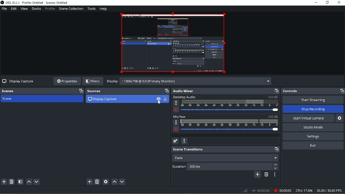 This screenshot has width=345, height=194. What do you see at coordinates (89, 182) in the screenshot?
I see `Add source` at bounding box center [89, 182].